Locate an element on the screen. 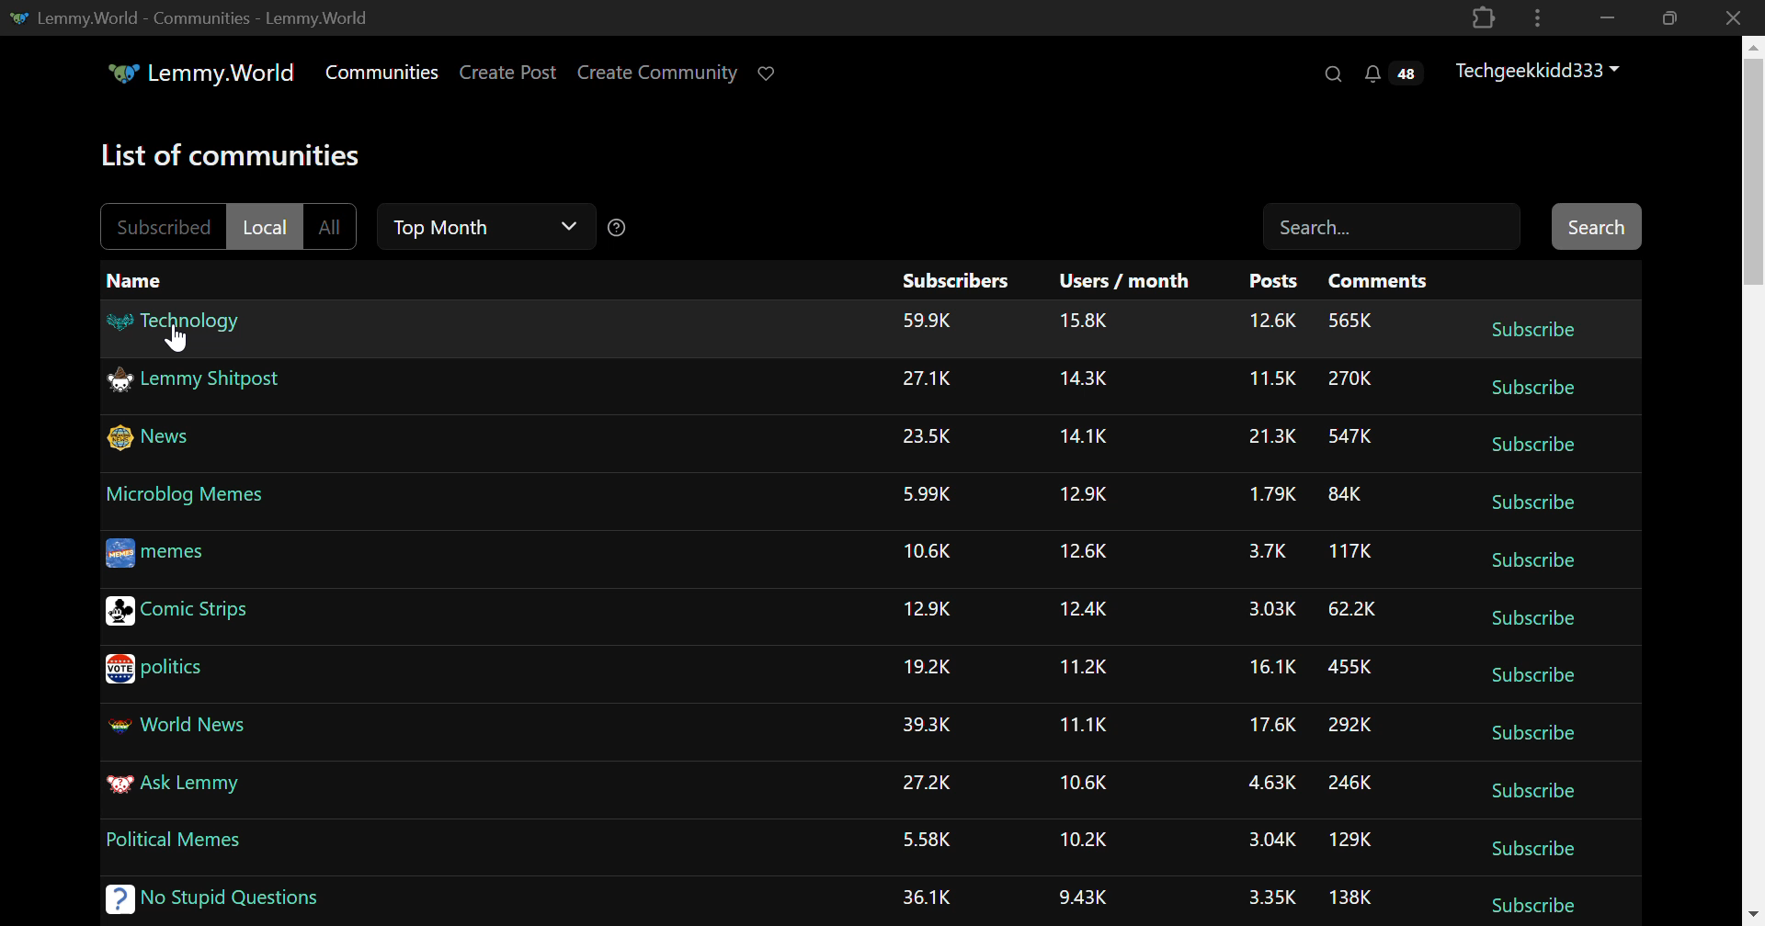  14.1K is located at coordinates (1087, 437).